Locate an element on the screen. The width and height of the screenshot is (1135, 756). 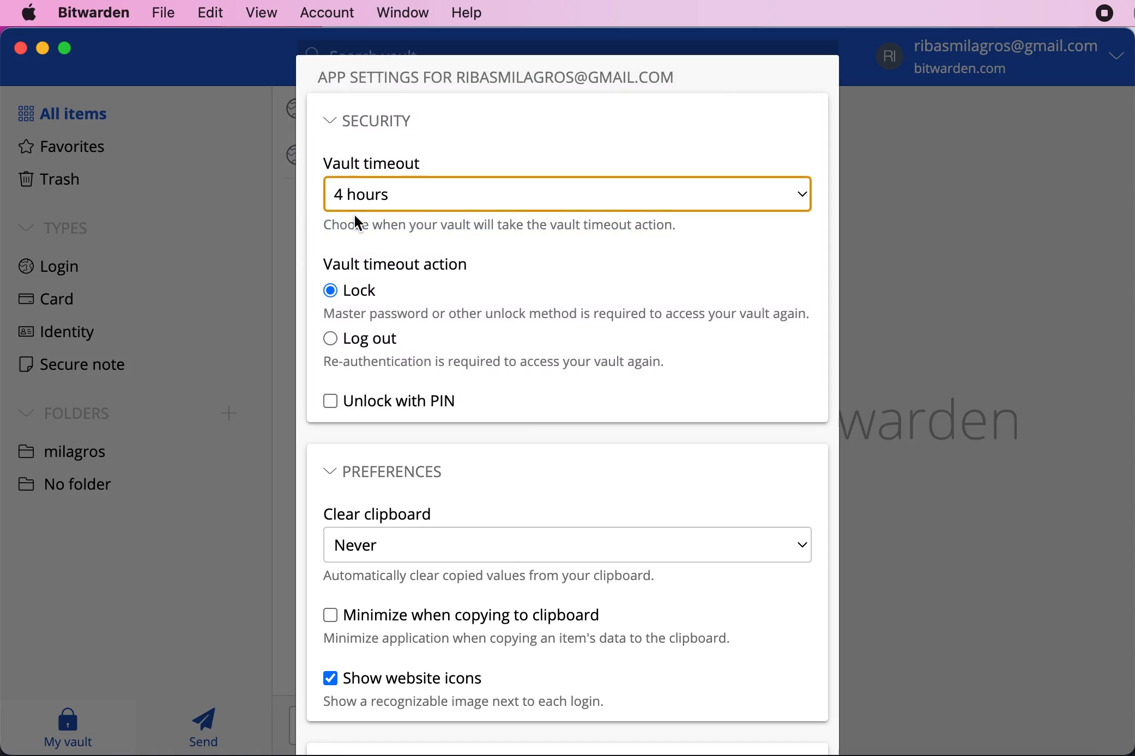
preferences is located at coordinates (384, 471).